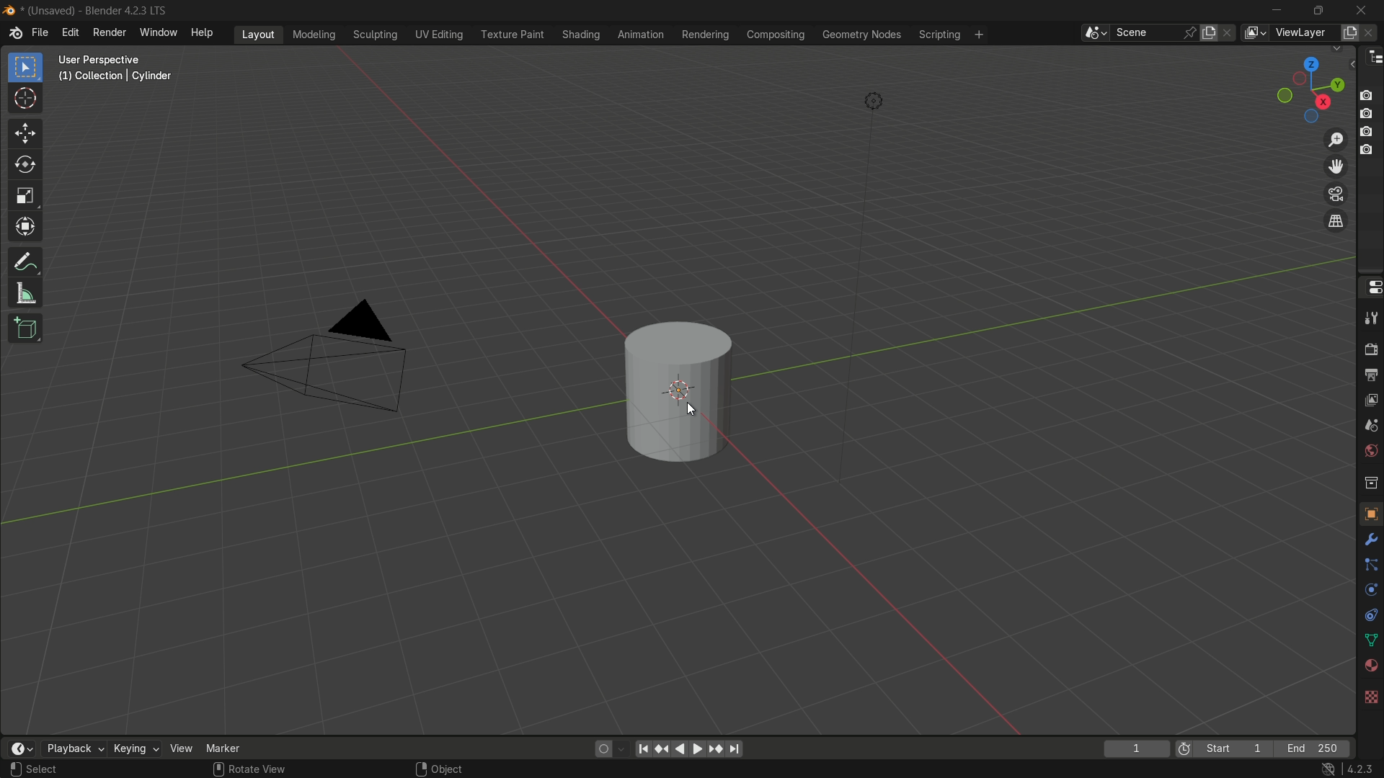  Describe the element at coordinates (73, 748) in the screenshot. I see `playback` at that location.